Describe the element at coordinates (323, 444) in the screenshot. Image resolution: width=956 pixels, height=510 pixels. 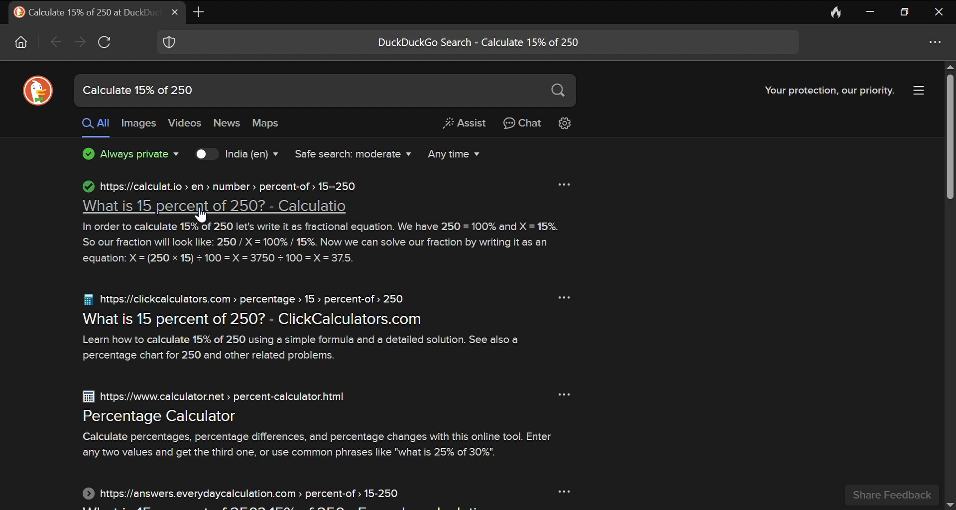
I see `Calculate percentages, percentage differences, and percentage changes with this online tool. Enter
any two values and get the third one, or use common phrases like "what is 25% of 30%".` at that location.